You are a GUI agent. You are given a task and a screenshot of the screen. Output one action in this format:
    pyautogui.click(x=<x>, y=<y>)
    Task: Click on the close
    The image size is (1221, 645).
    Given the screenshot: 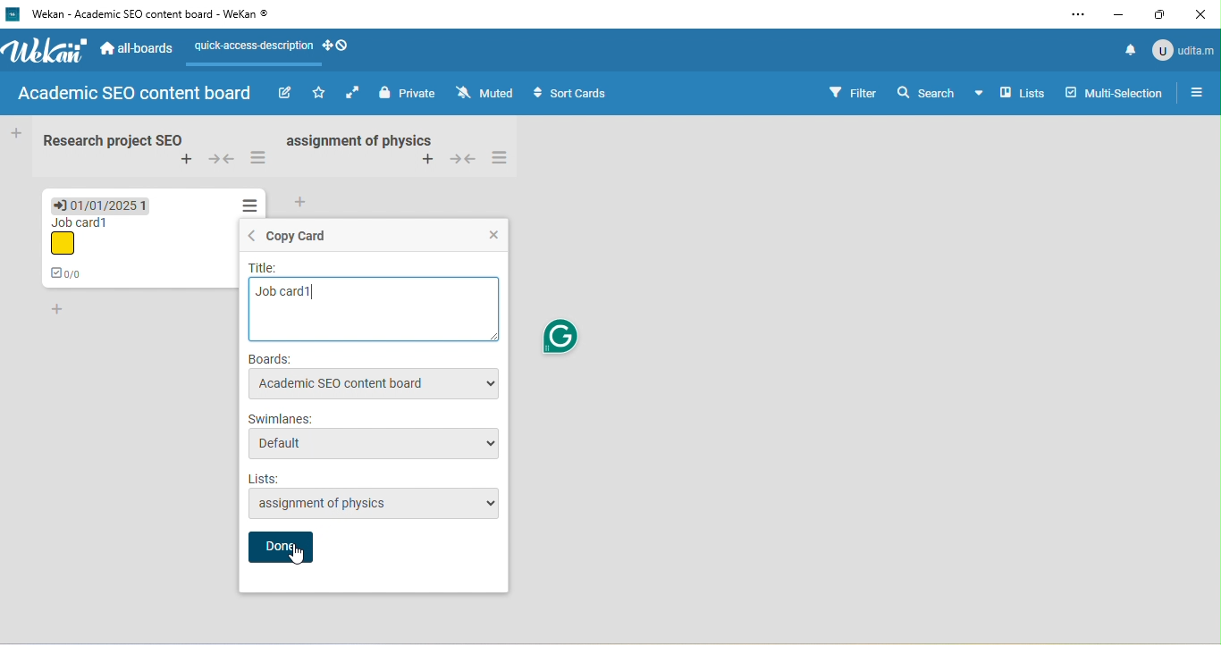 What is the action you would take?
    pyautogui.click(x=1201, y=13)
    